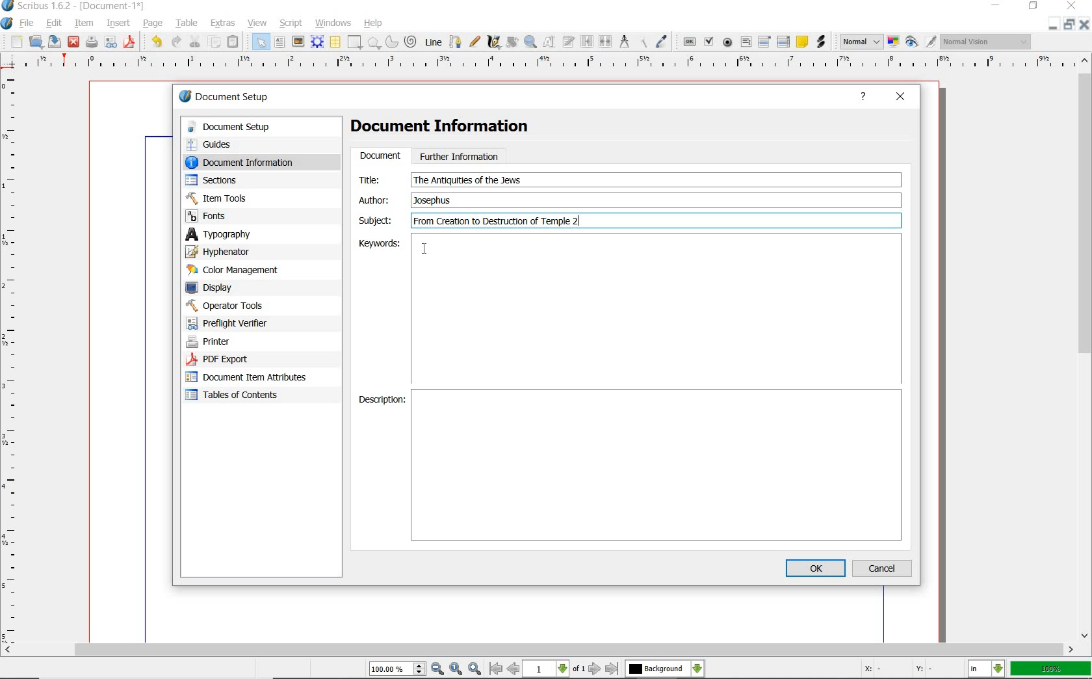 This screenshot has width=1092, height=679. I want to click on fonts, so click(246, 217).